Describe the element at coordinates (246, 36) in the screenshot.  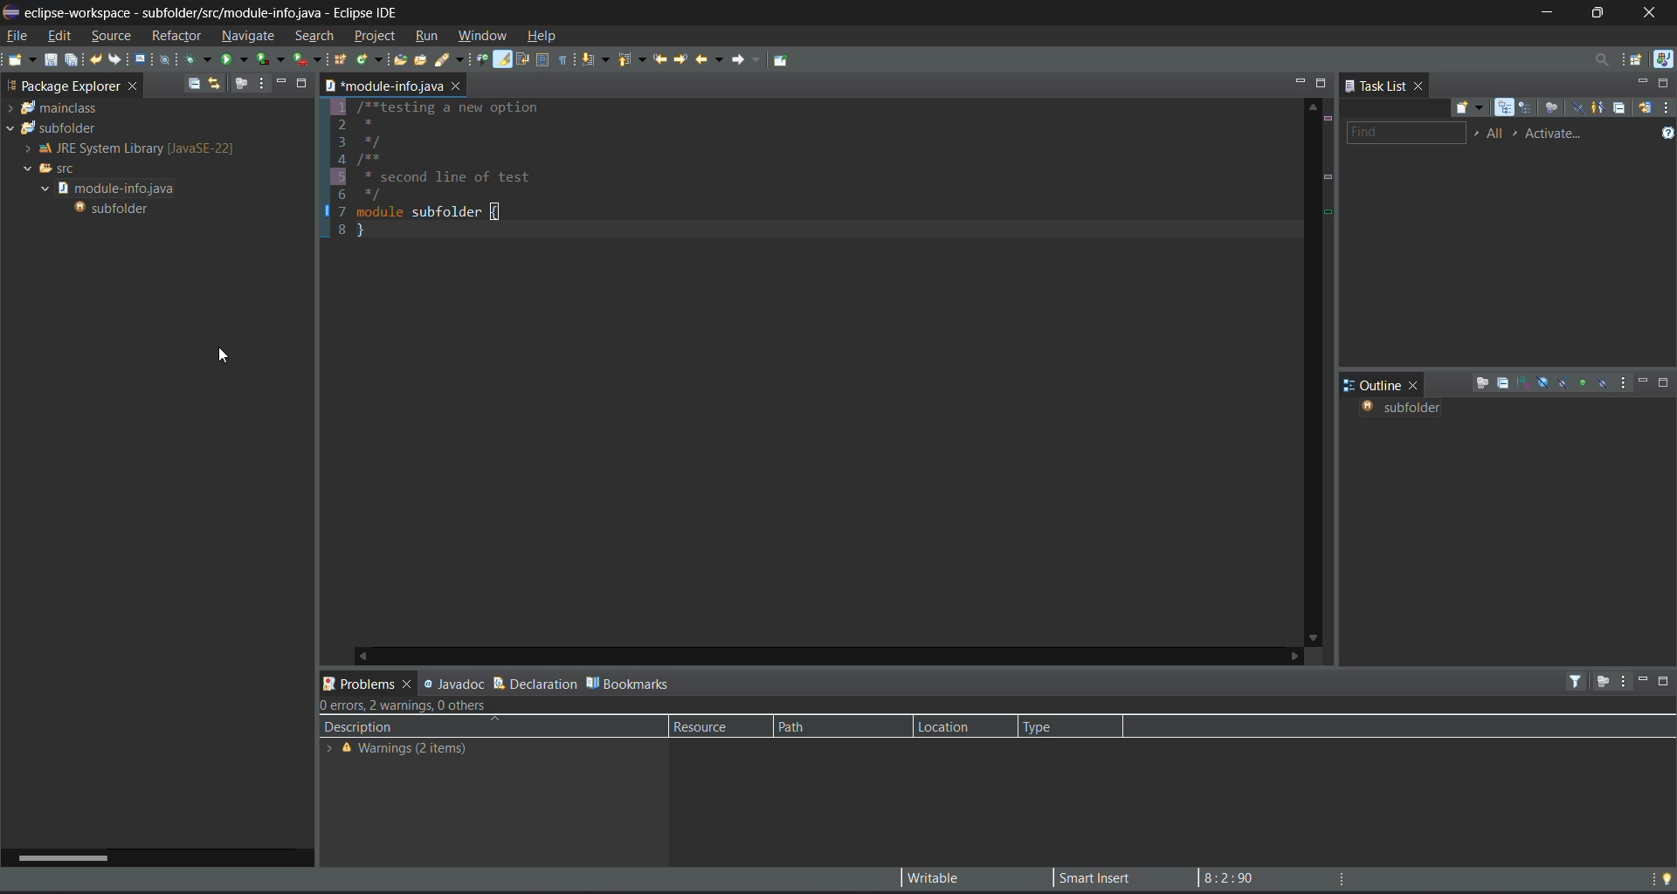
I see `navigate` at that location.